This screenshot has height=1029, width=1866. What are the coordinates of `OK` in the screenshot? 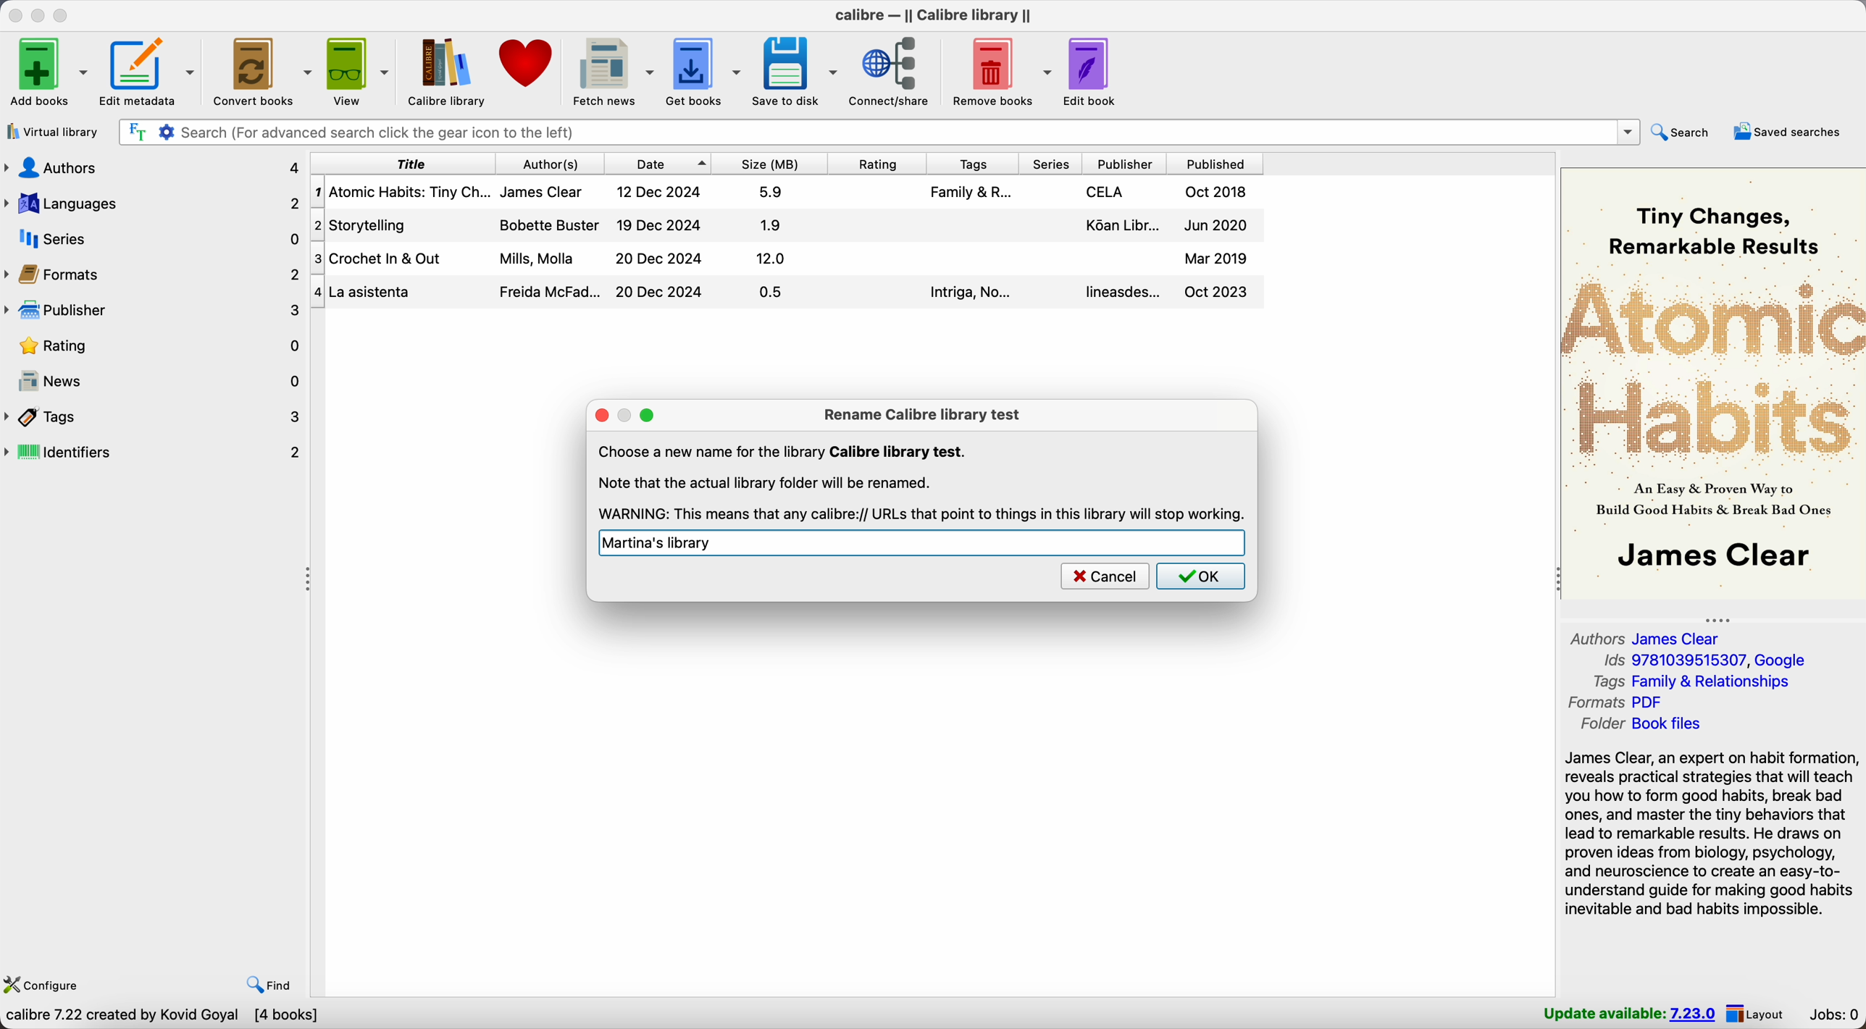 It's located at (1200, 577).